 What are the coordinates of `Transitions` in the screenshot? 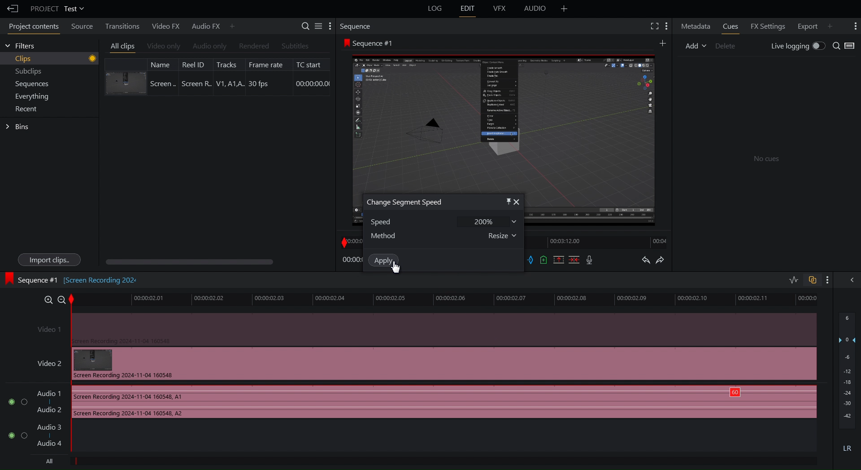 It's located at (120, 26).